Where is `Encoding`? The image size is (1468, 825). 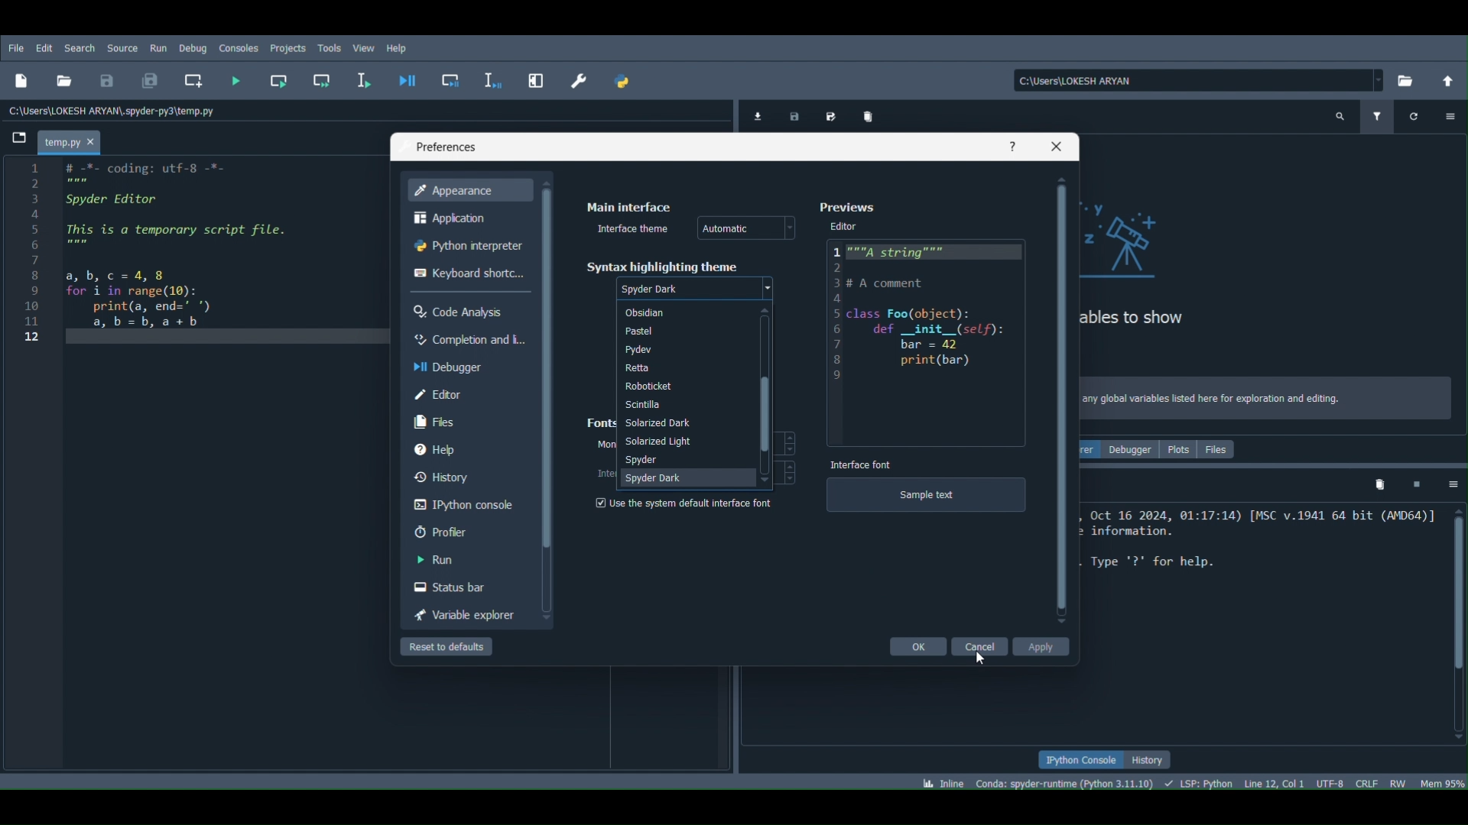
Encoding is located at coordinates (1333, 783).